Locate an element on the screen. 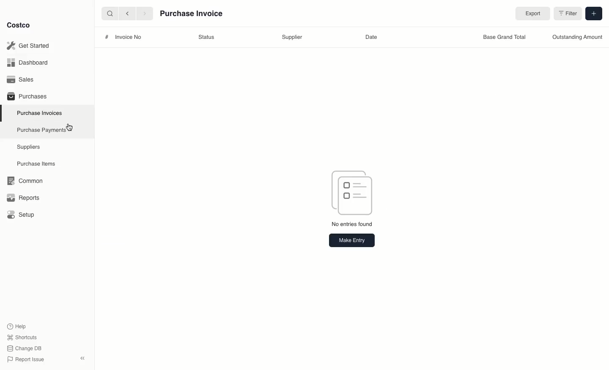 The image size is (609, 370). Invoice No is located at coordinates (129, 37).